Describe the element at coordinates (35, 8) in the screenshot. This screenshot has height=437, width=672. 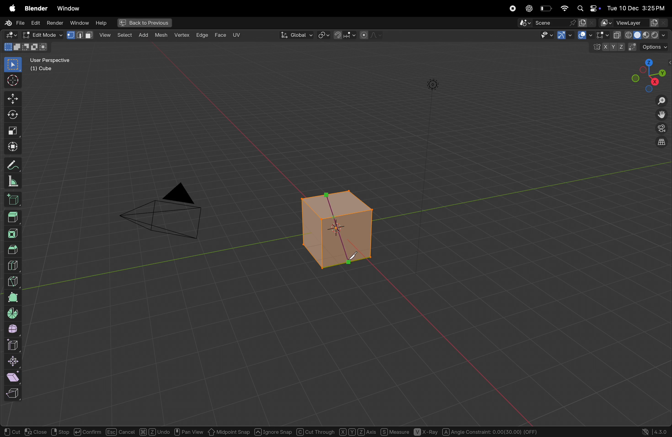
I see `Blender` at that location.